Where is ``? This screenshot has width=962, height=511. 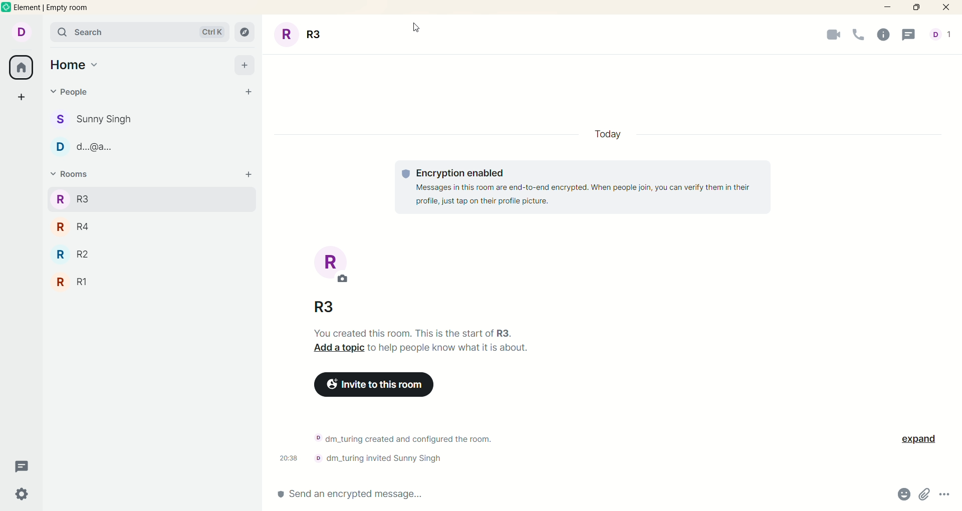  is located at coordinates (376, 460).